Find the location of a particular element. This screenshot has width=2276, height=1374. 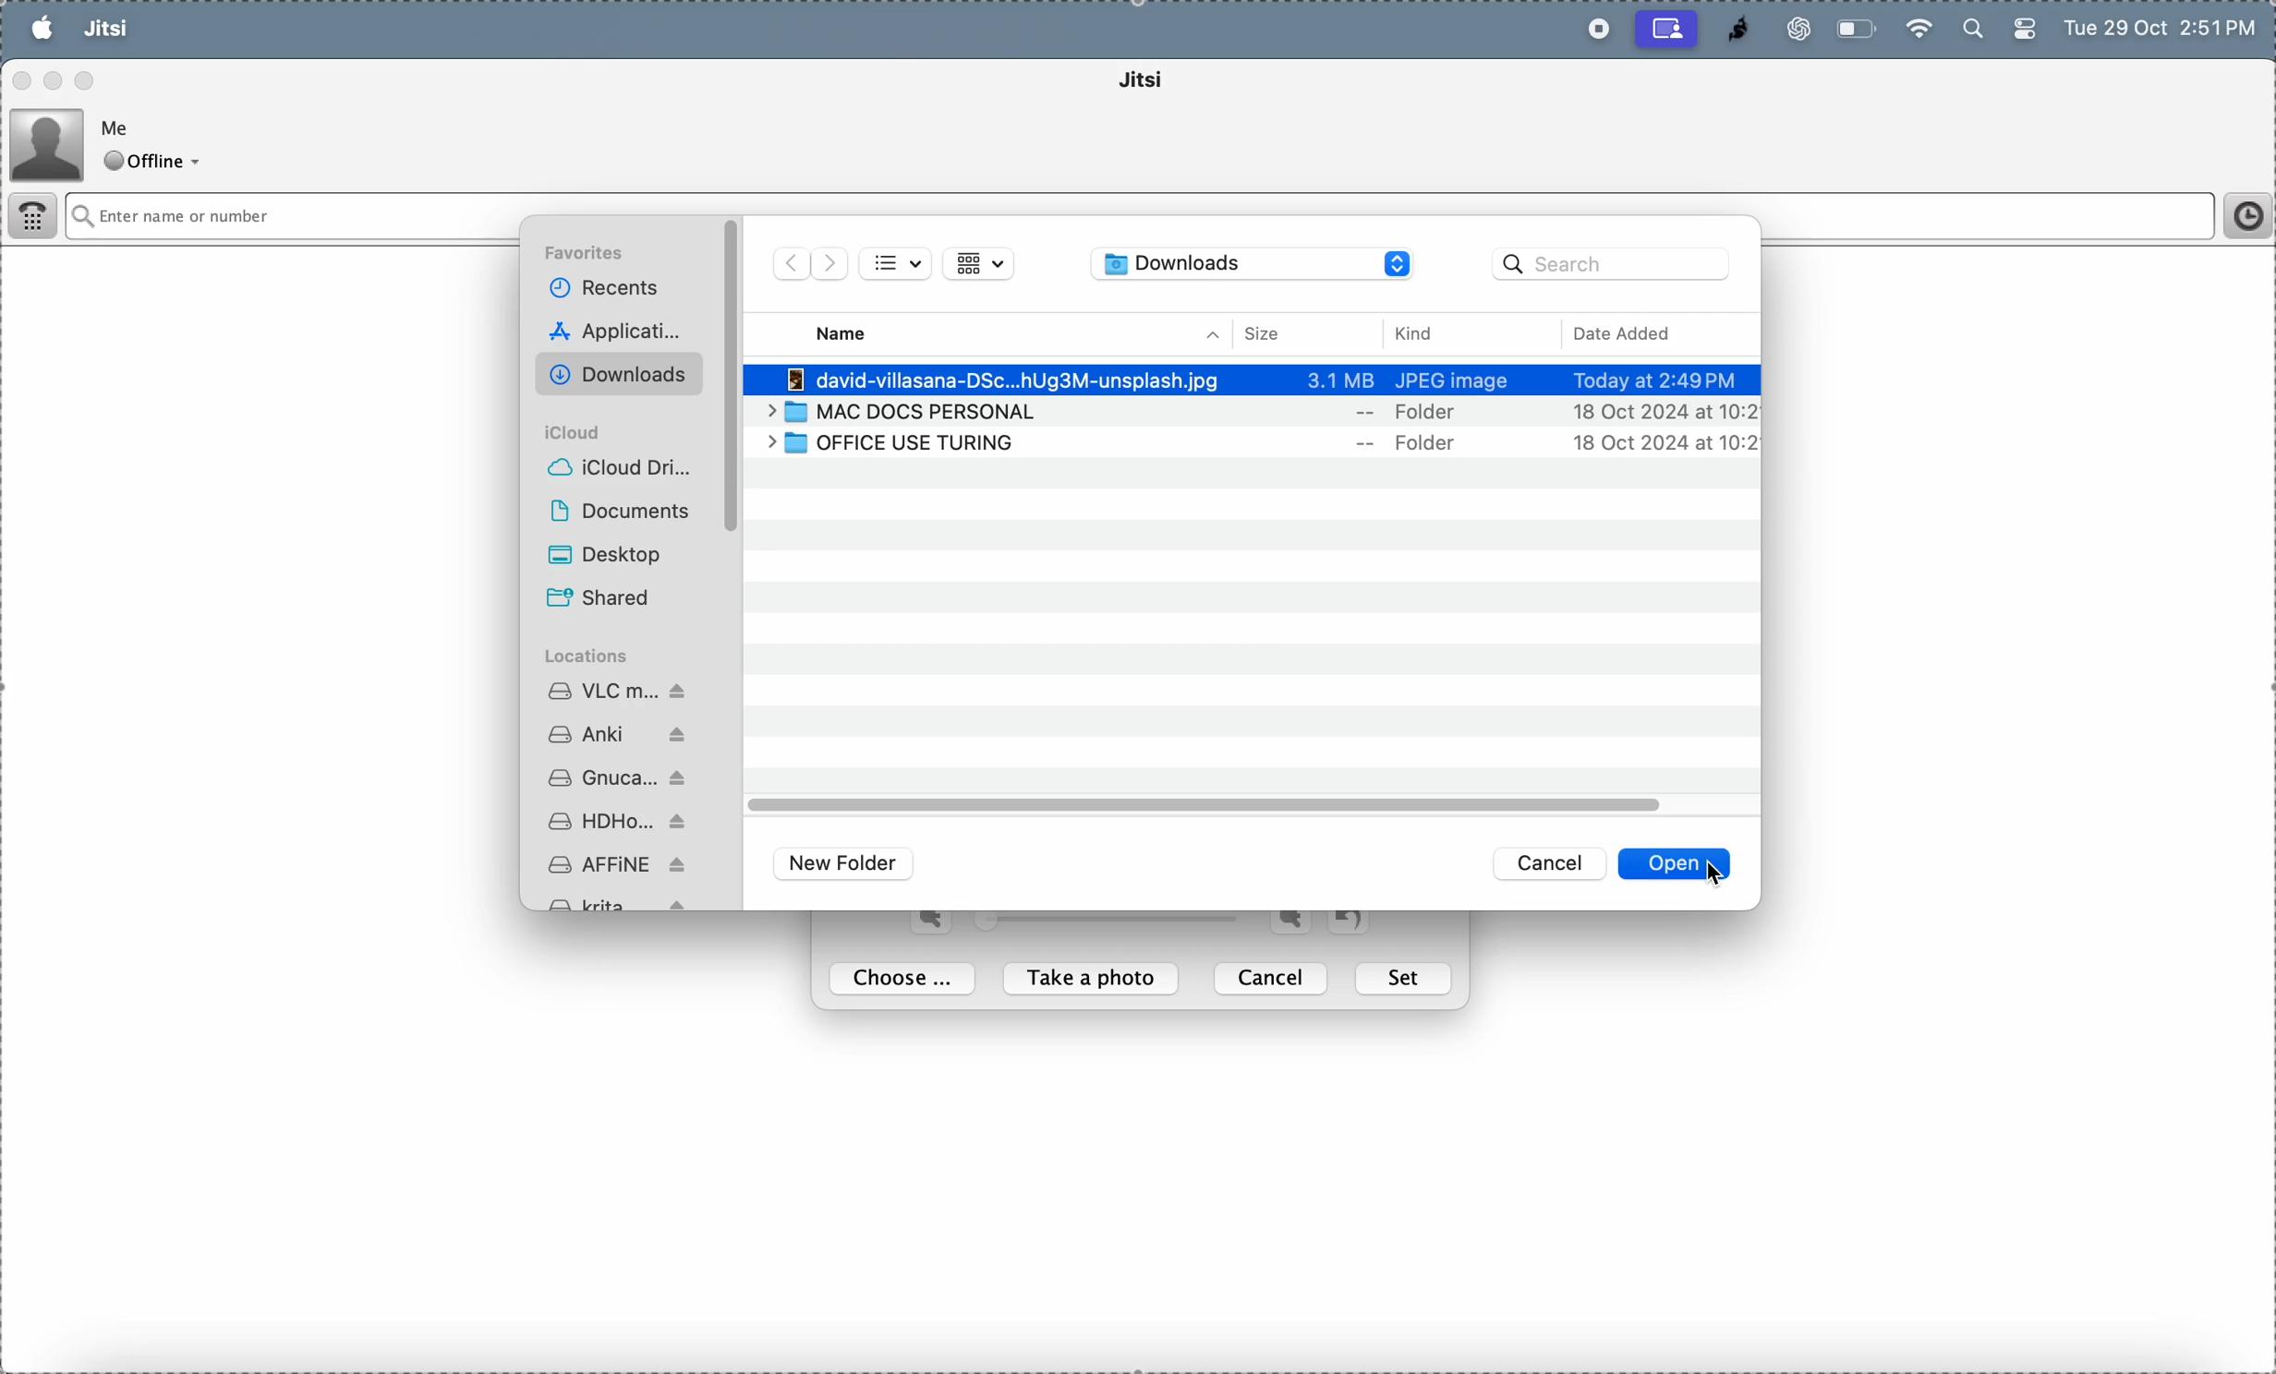

i cloud is located at coordinates (584, 431).